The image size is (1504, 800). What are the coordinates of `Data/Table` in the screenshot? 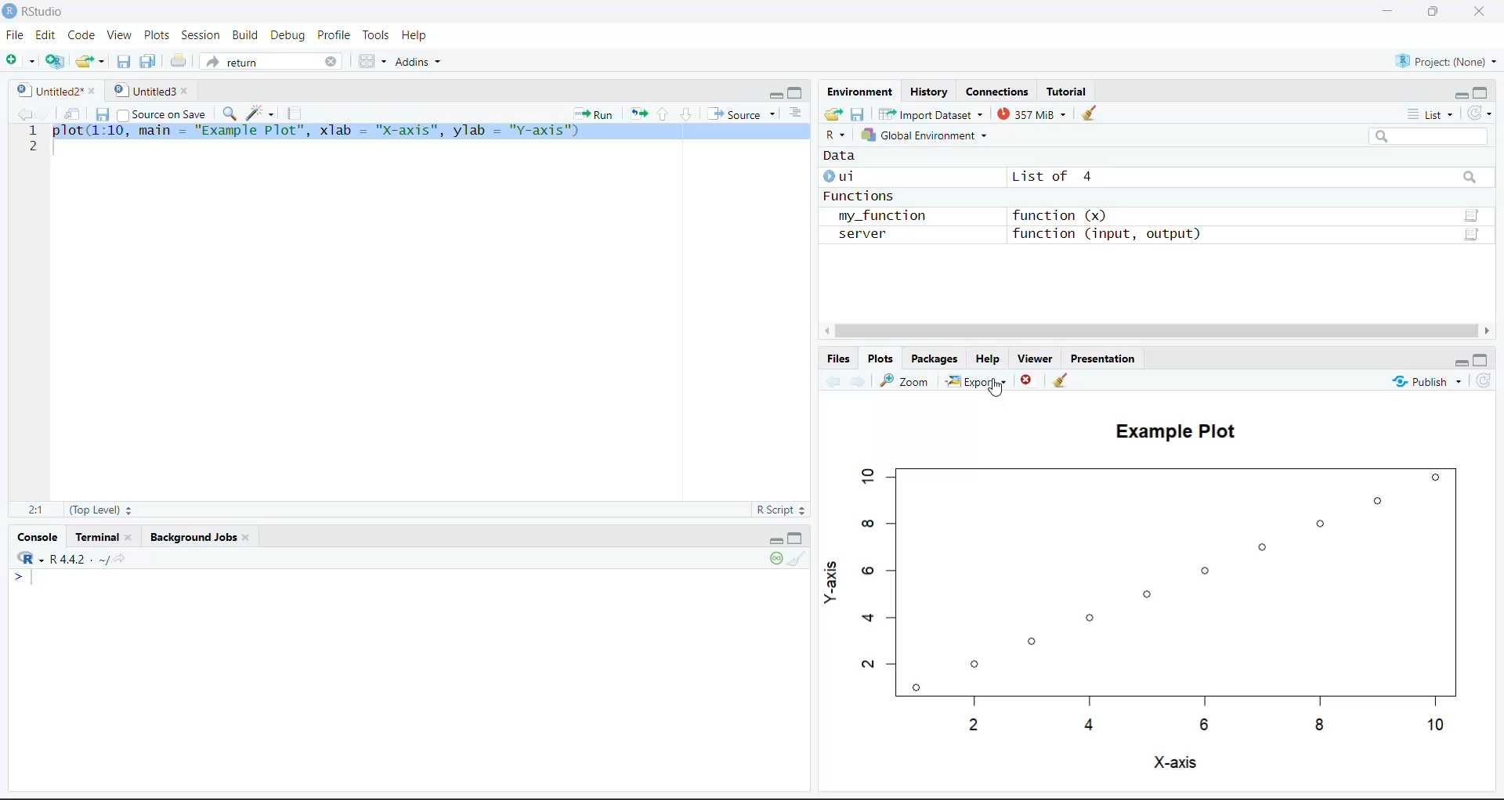 It's located at (1472, 215).